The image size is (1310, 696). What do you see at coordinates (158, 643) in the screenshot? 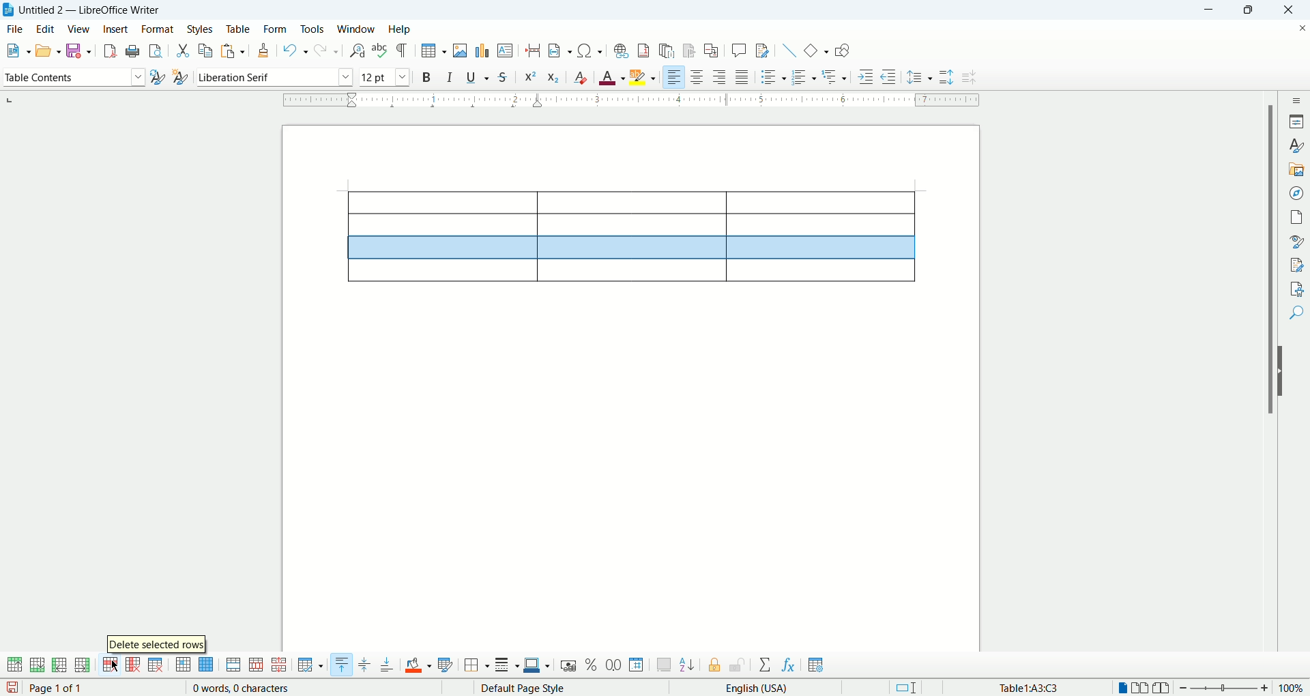
I see `delete selected rows` at bounding box center [158, 643].